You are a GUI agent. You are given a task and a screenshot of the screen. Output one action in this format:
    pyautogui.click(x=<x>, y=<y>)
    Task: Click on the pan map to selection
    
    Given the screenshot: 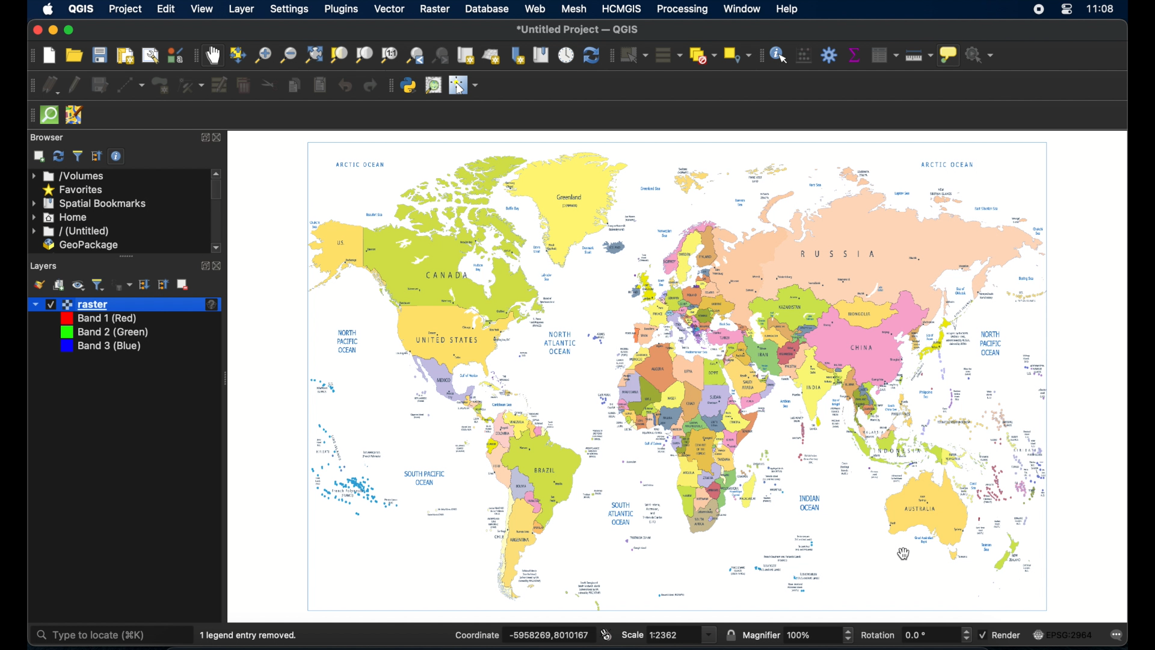 What is the action you would take?
    pyautogui.click(x=239, y=55)
    